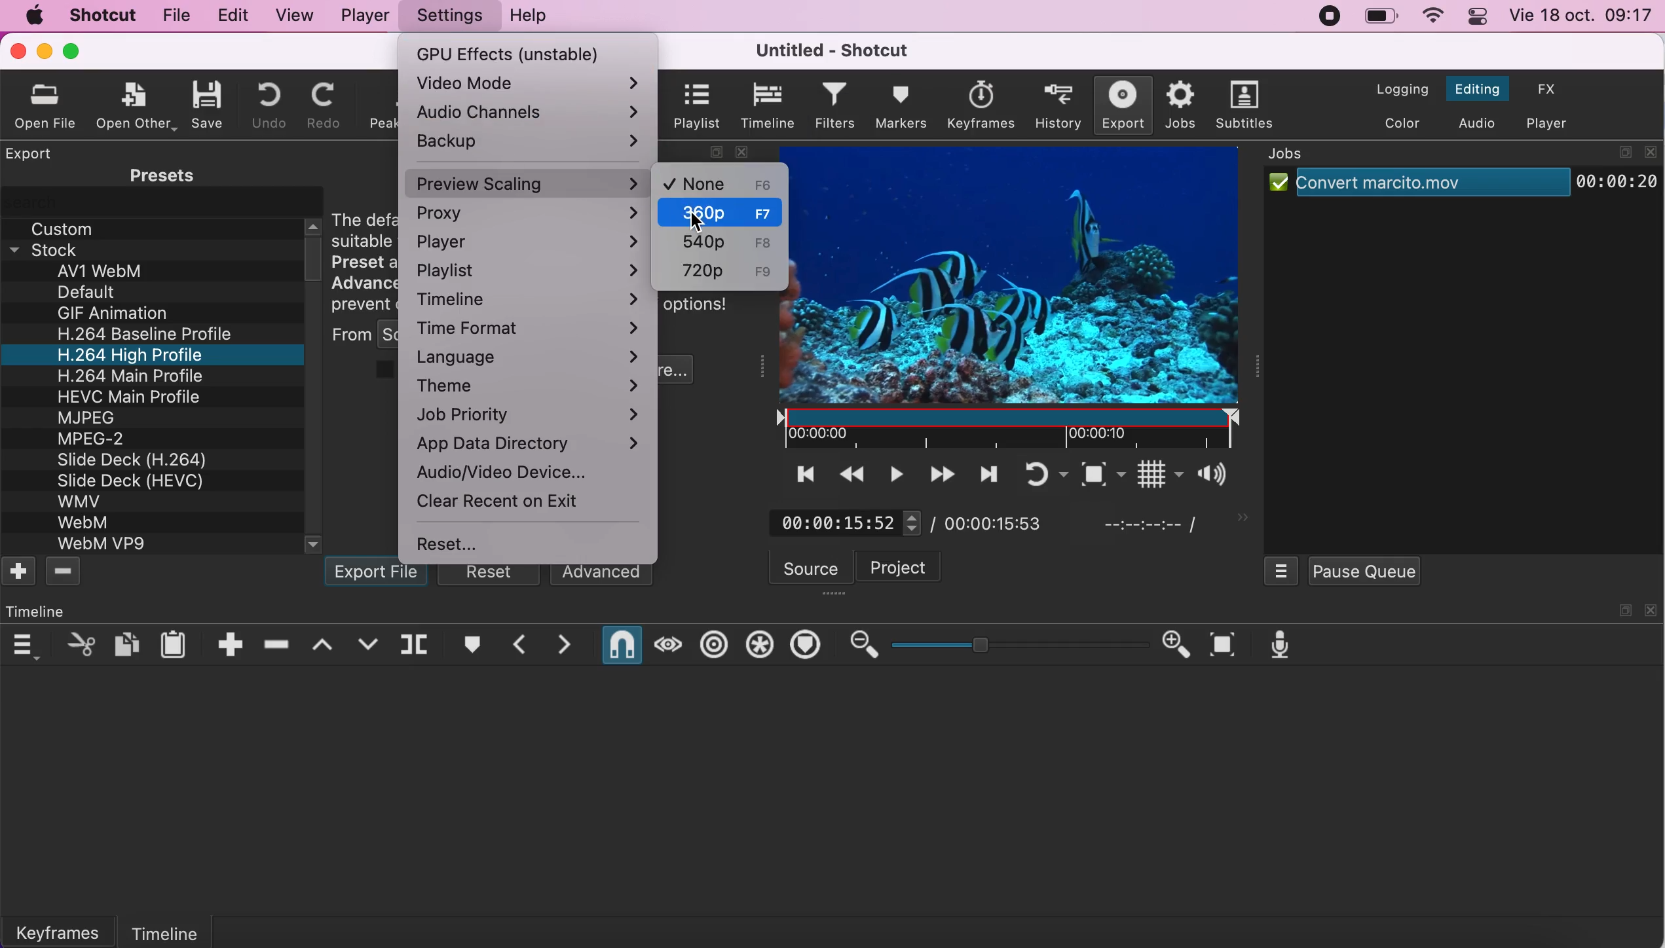 The width and height of the screenshot is (1665, 948). What do you see at coordinates (1081, 473) in the screenshot?
I see `toggle zoom` at bounding box center [1081, 473].